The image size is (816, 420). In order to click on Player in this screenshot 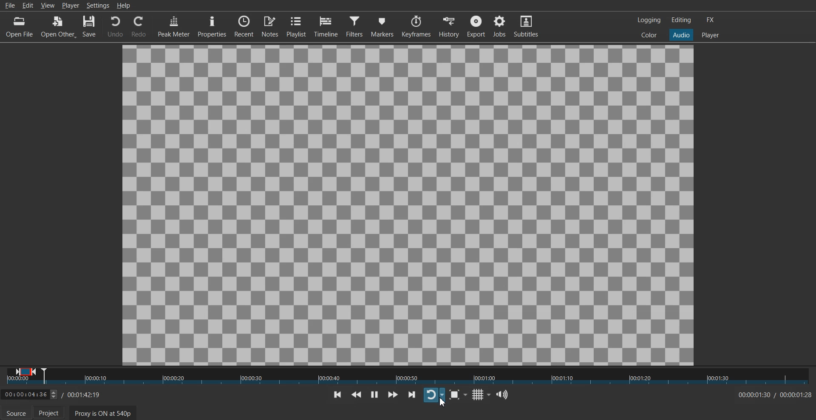, I will do `click(70, 6)`.